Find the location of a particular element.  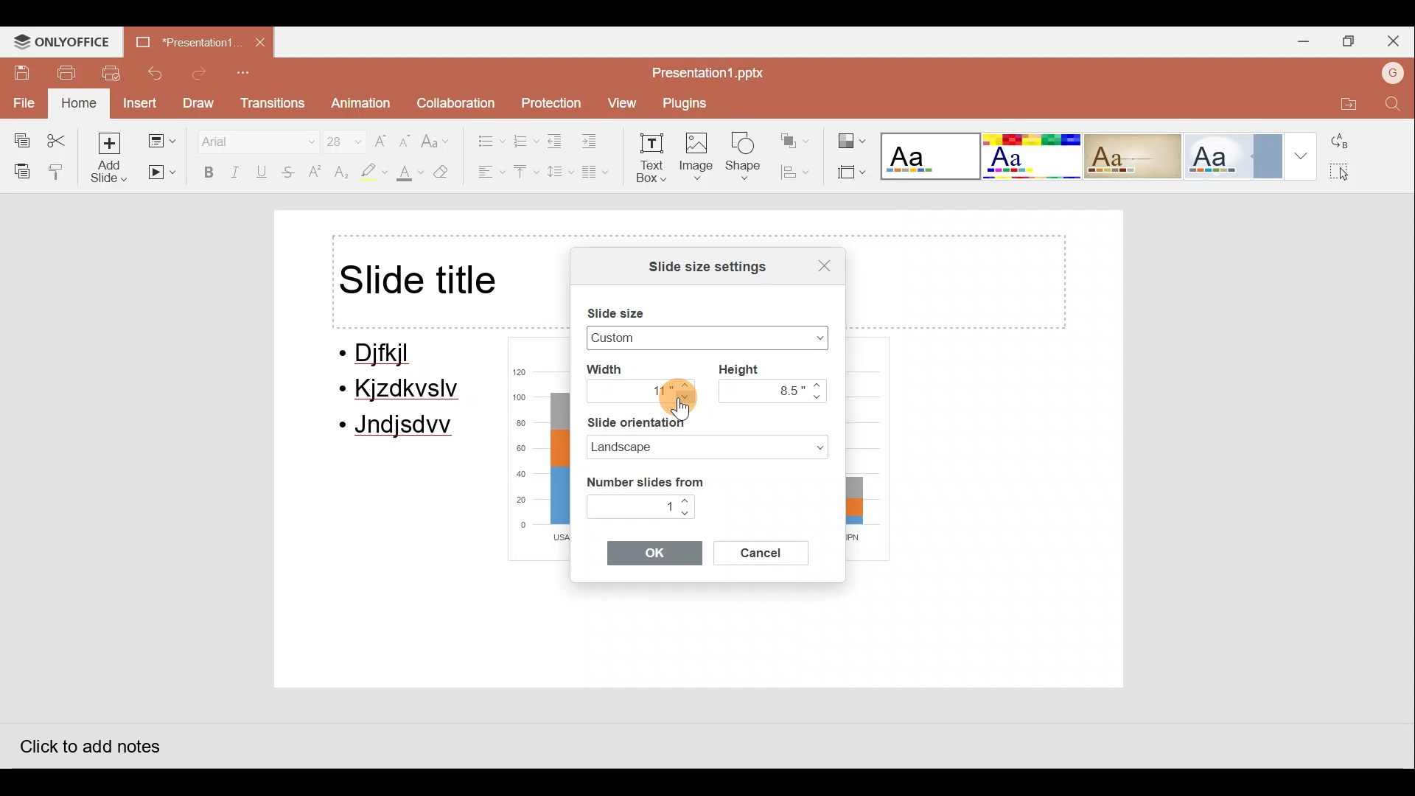

Theme 2 is located at coordinates (1035, 156).